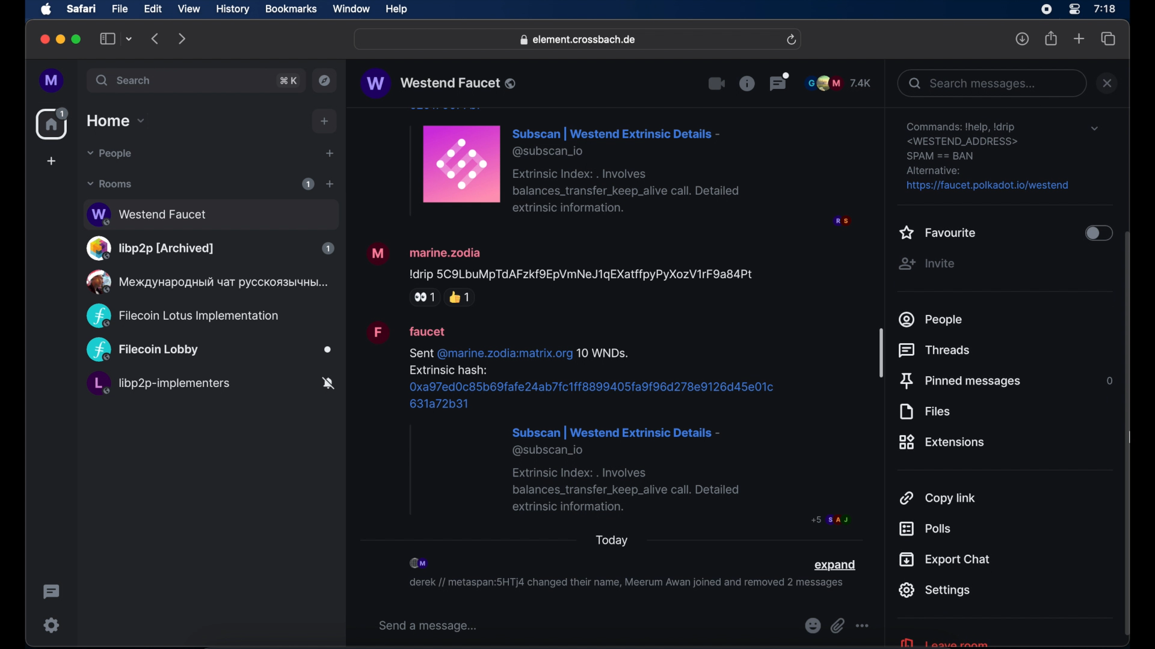 Image resolution: width=1155 pixels, height=649 pixels. I want to click on scroll box, so click(881, 352).